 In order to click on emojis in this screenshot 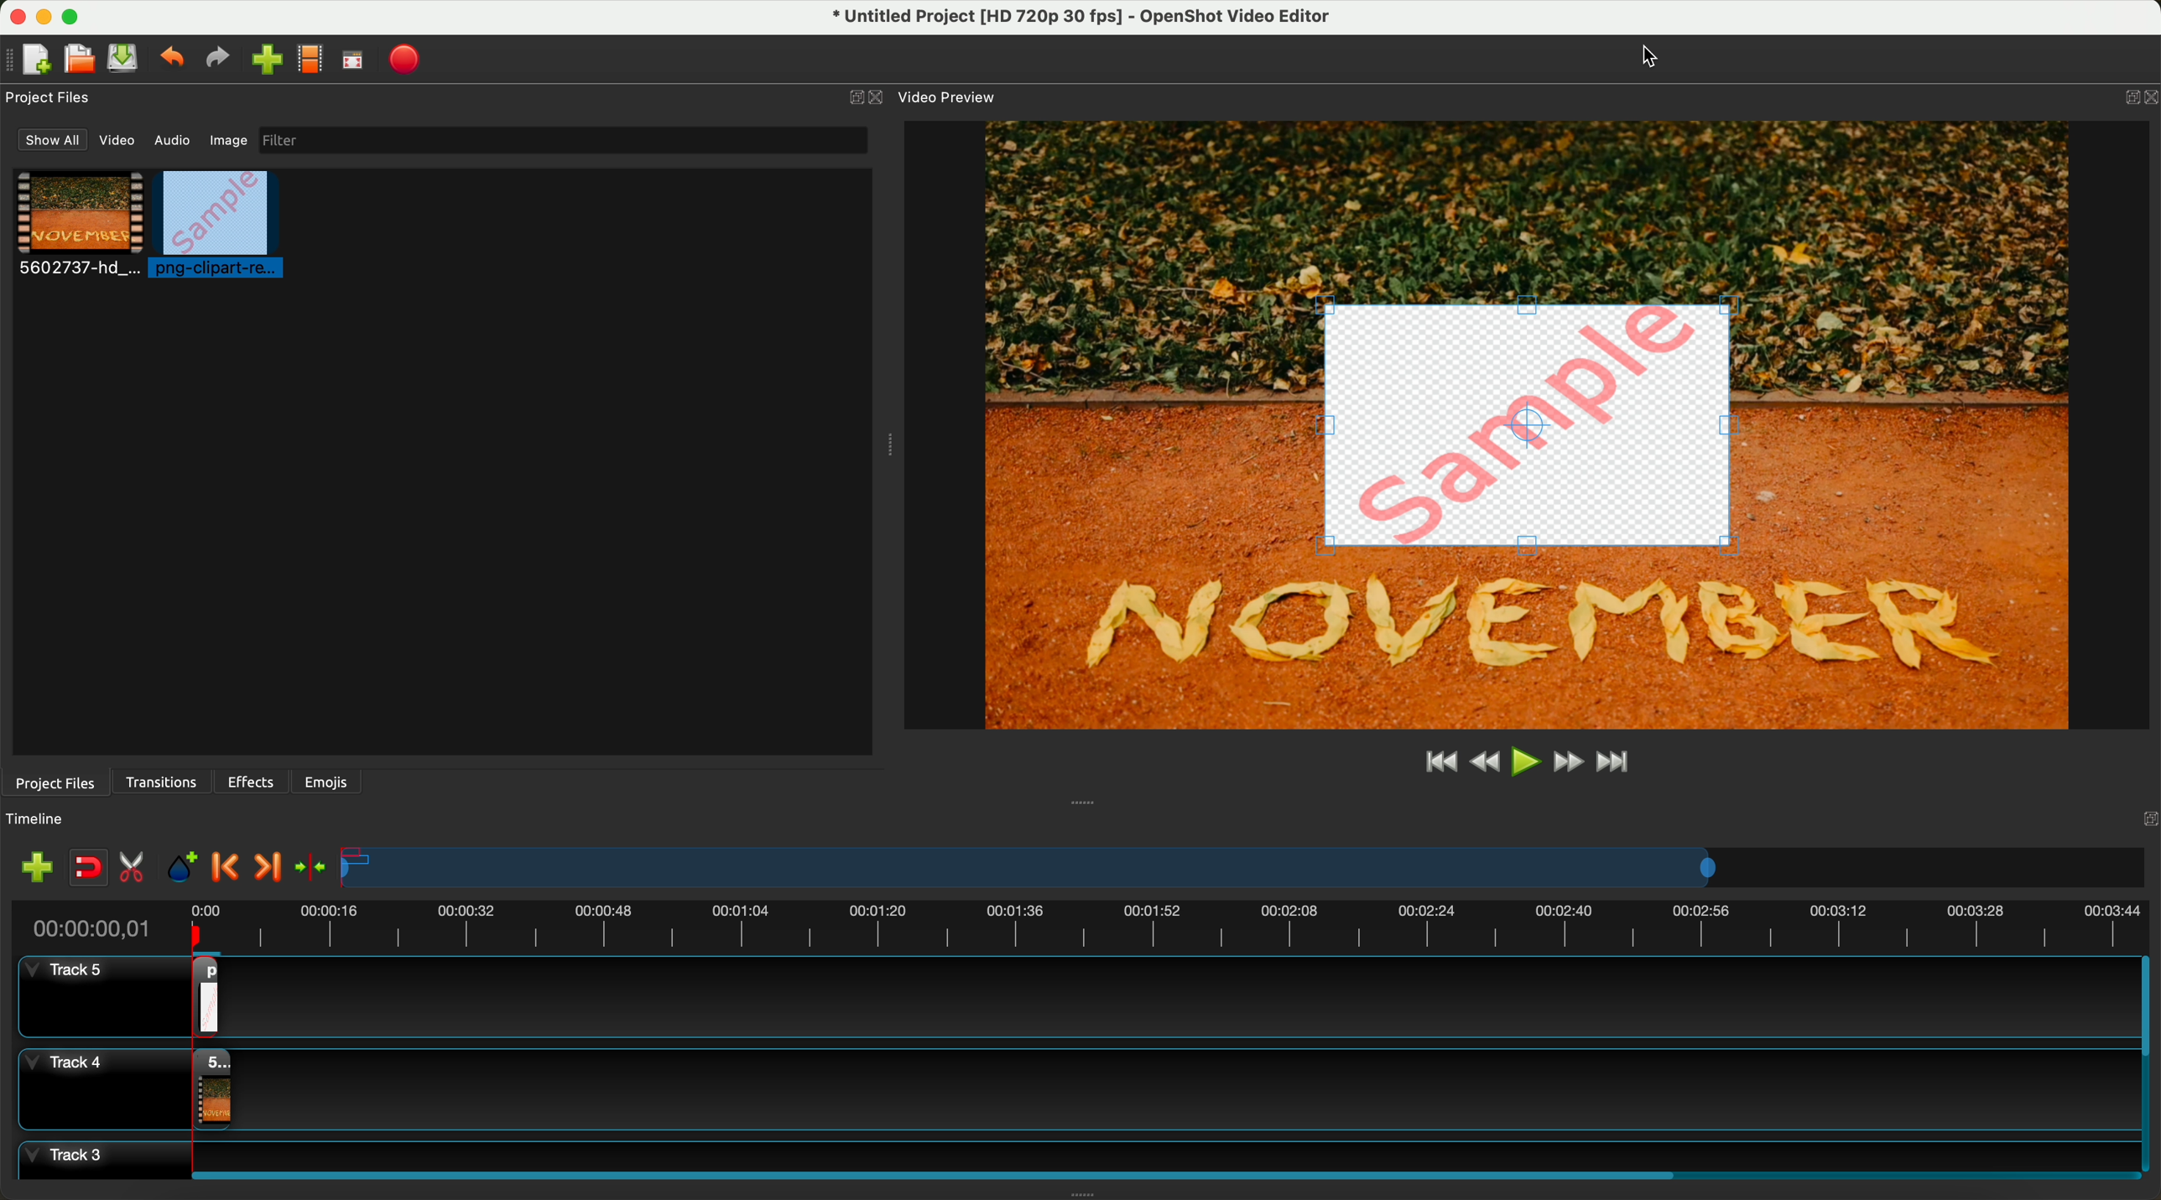, I will do `click(326, 779)`.